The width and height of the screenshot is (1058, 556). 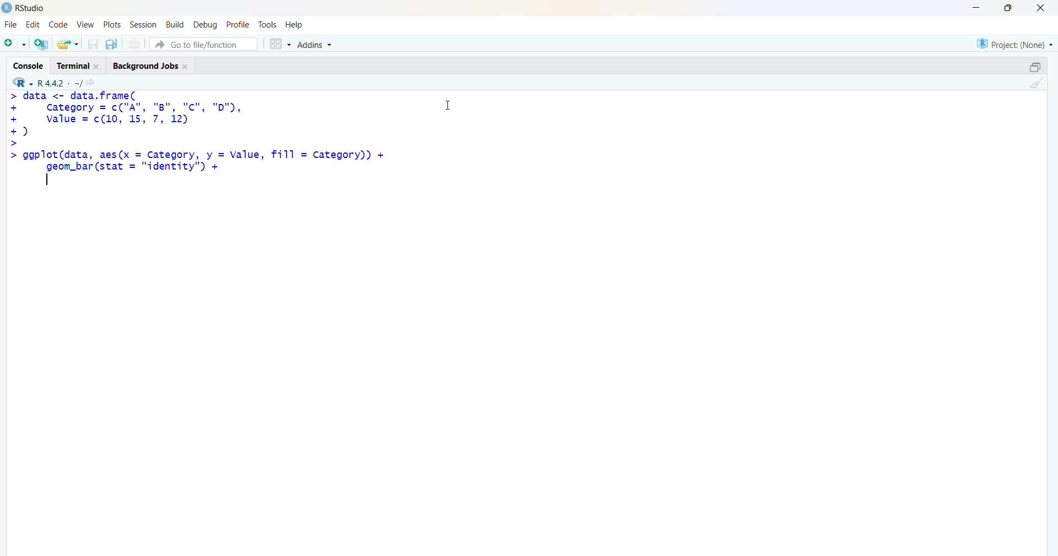 What do you see at coordinates (980, 8) in the screenshot?
I see `minimize` at bounding box center [980, 8].